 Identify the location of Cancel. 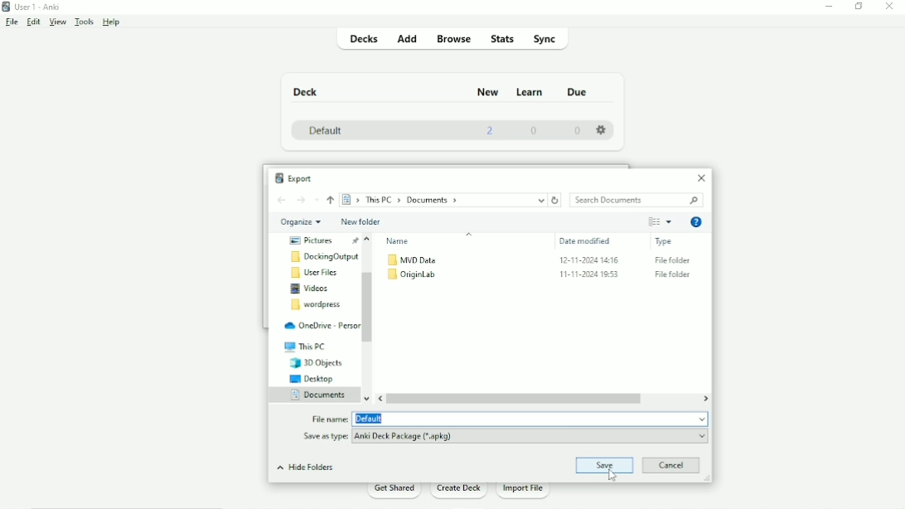
(673, 466).